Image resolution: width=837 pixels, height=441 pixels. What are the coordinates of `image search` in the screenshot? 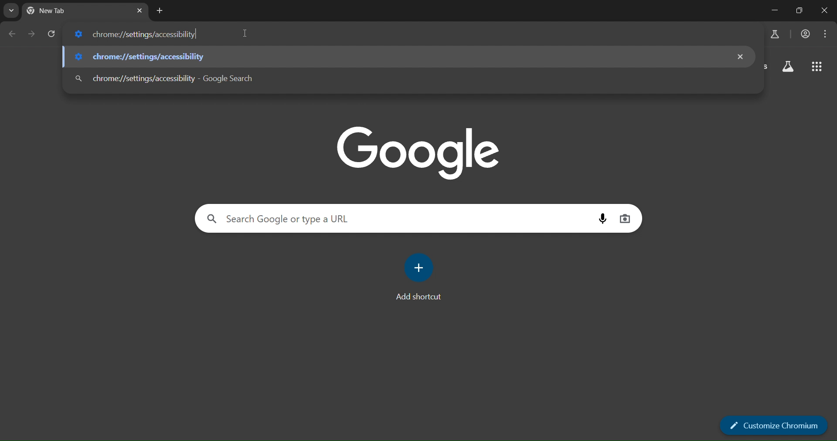 It's located at (625, 218).